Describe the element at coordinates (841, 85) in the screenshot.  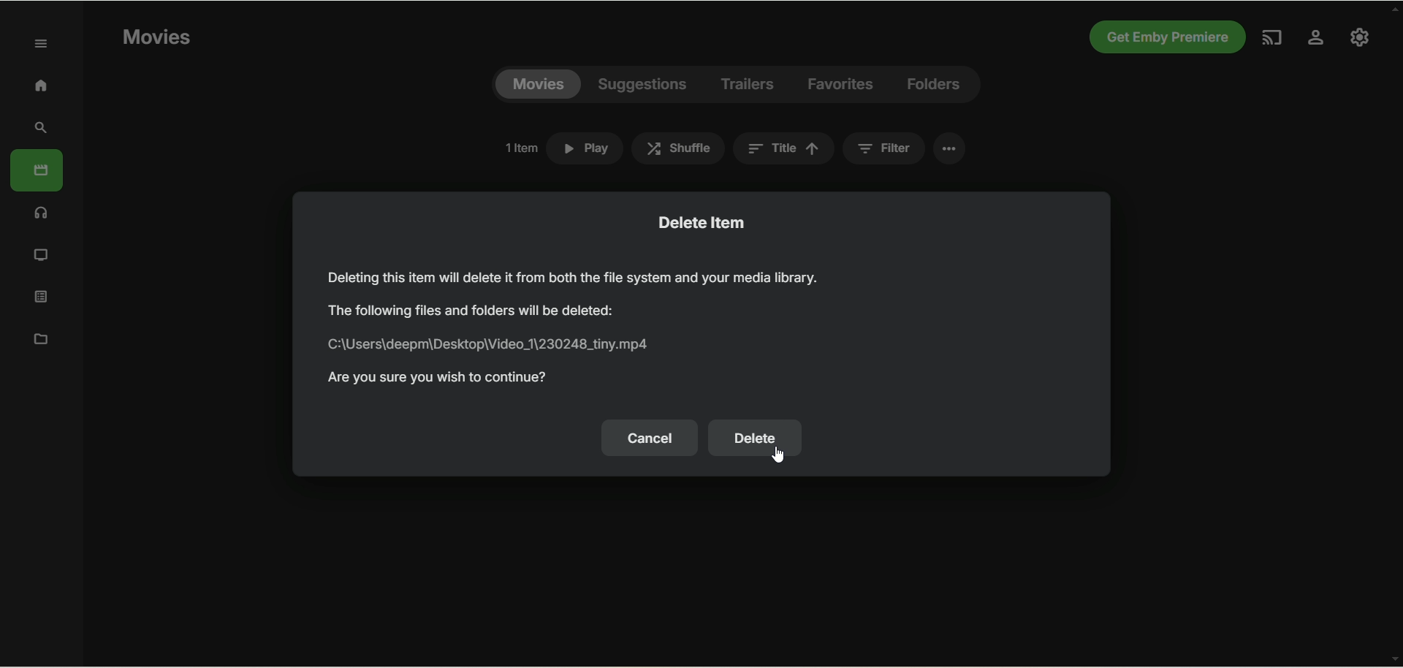
I see `favorites` at that location.